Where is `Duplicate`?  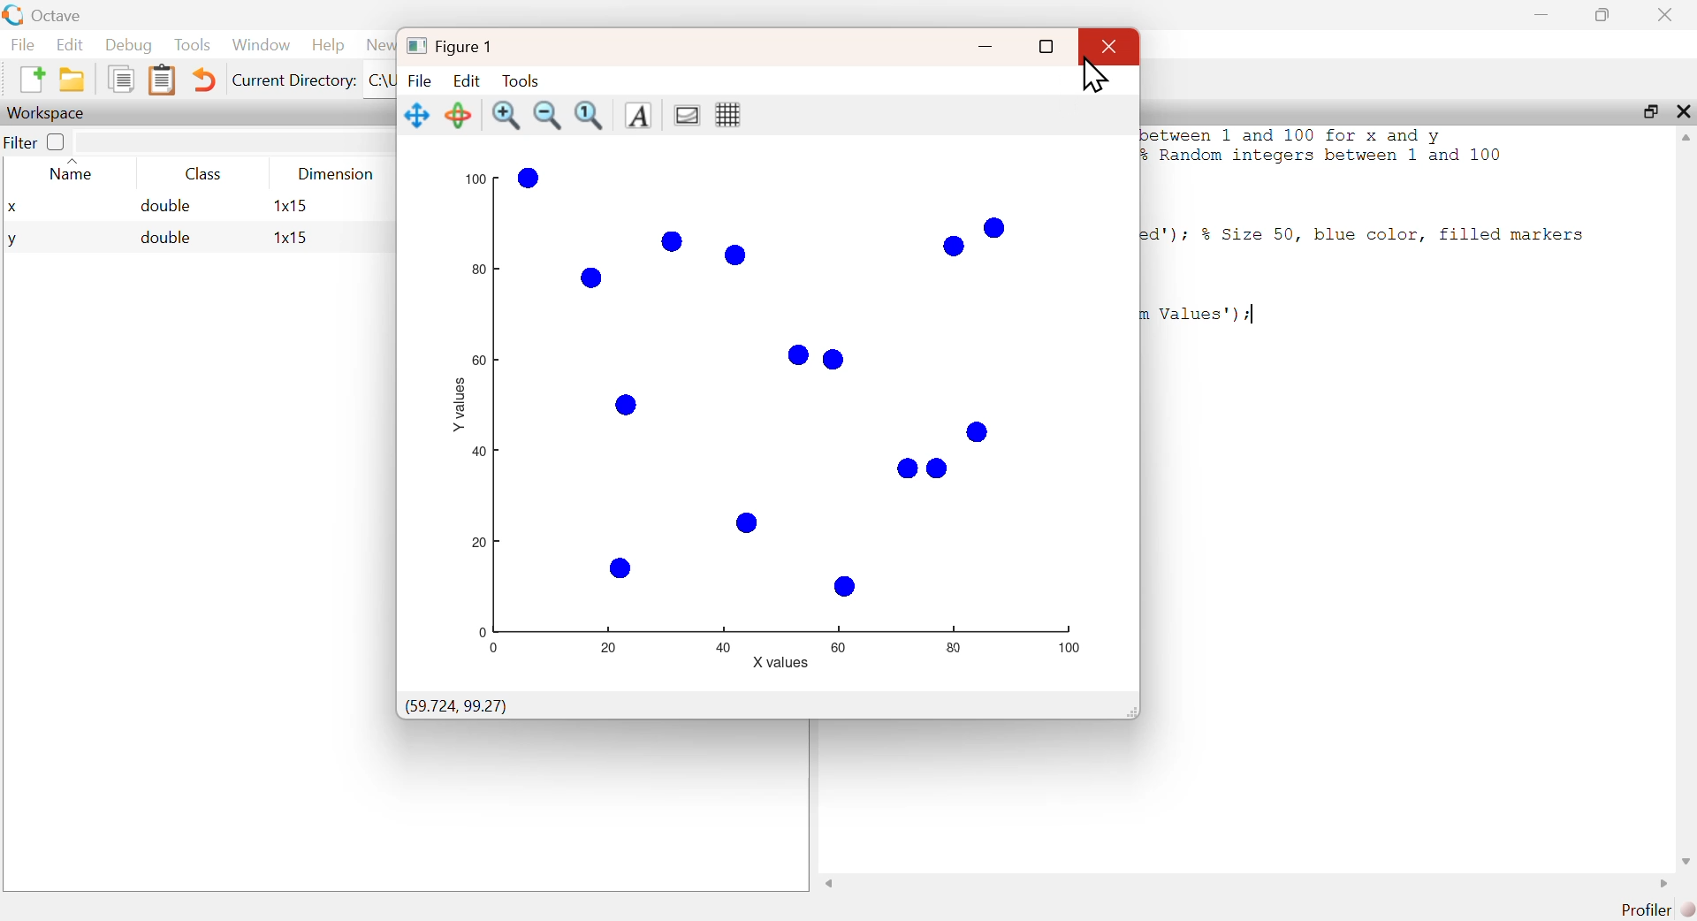
Duplicate is located at coordinates (119, 78).